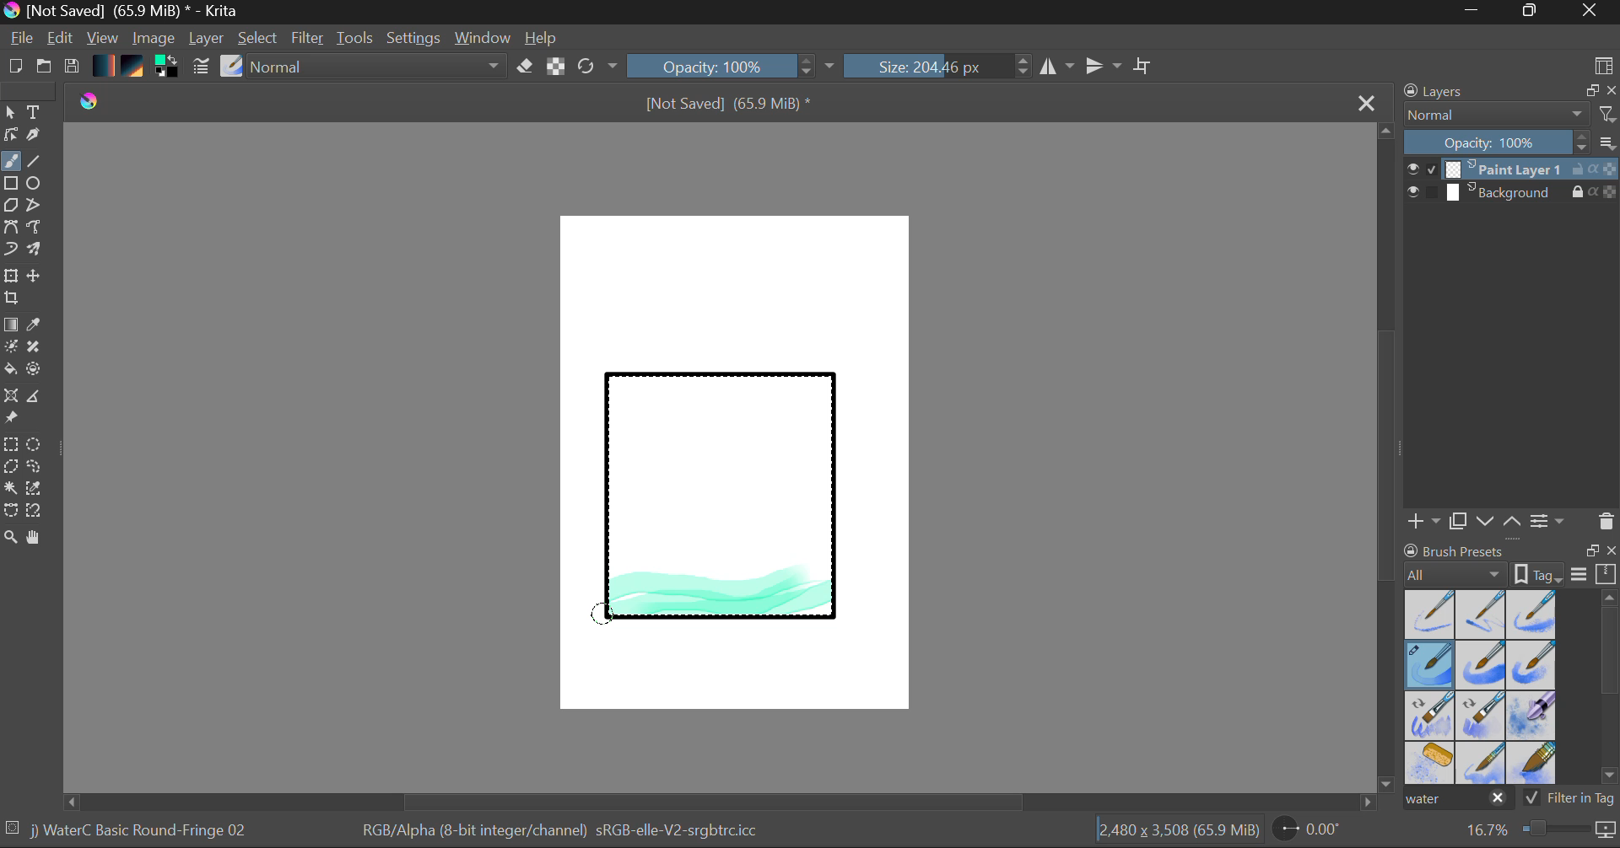 The width and height of the screenshot is (1620, 848). Describe the element at coordinates (310, 40) in the screenshot. I see `Filter` at that location.